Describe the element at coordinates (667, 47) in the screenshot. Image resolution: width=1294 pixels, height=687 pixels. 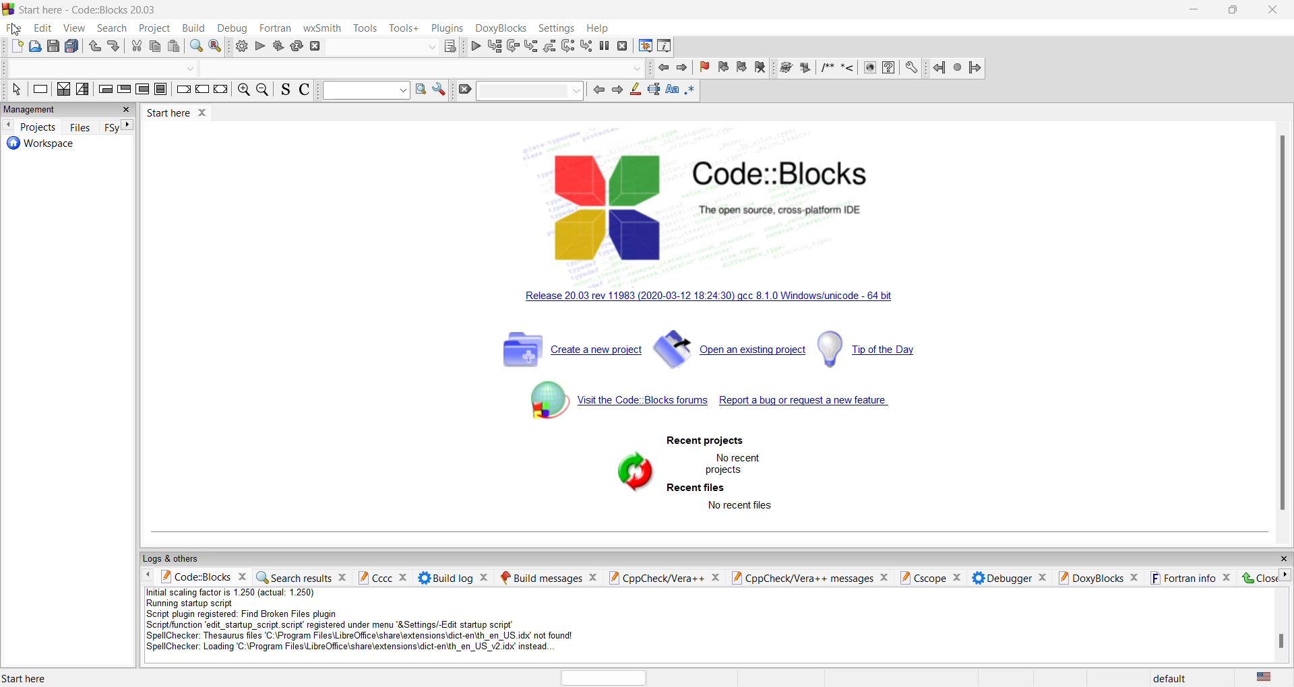
I see `Various info` at that location.